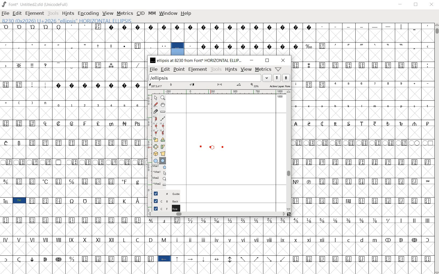 The width and height of the screenshot is (439, 274). What do you see at coordinates (315, 39) in the screenshot?
I see `glyph characters` at bounding box center [315, 39].